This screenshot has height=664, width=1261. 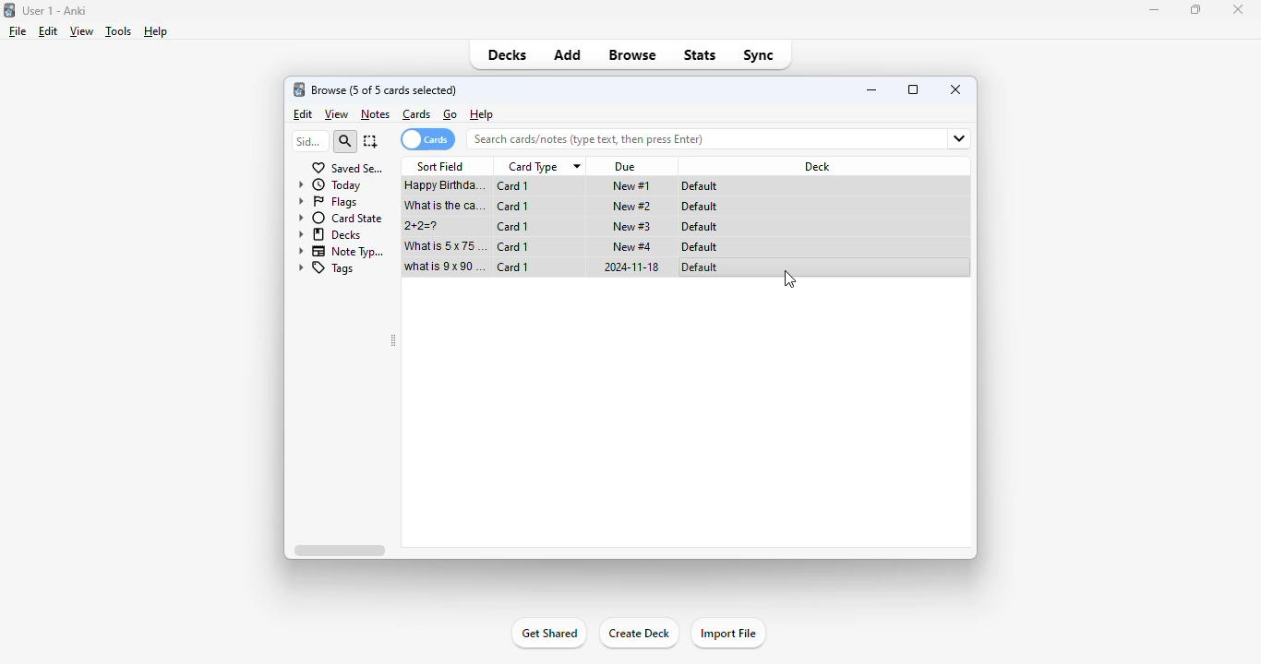 I want to click on close, so click(x=956, y=89).